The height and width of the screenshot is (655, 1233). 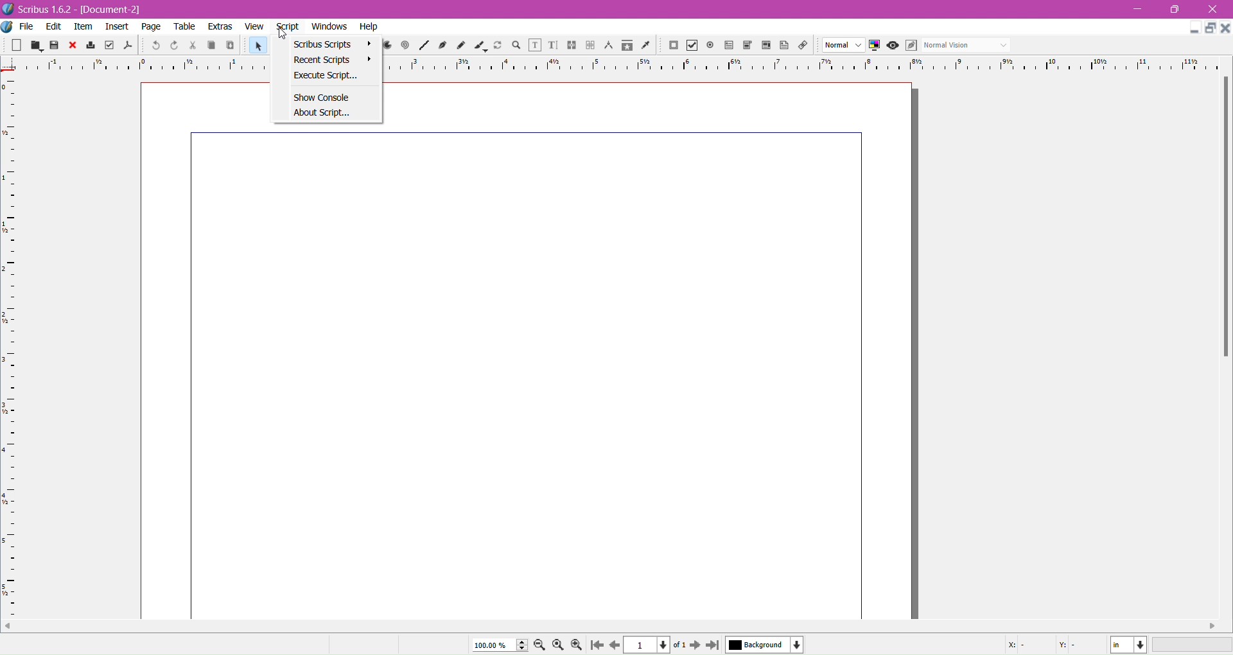 I want to click on Open, so click(x=35, y=46).